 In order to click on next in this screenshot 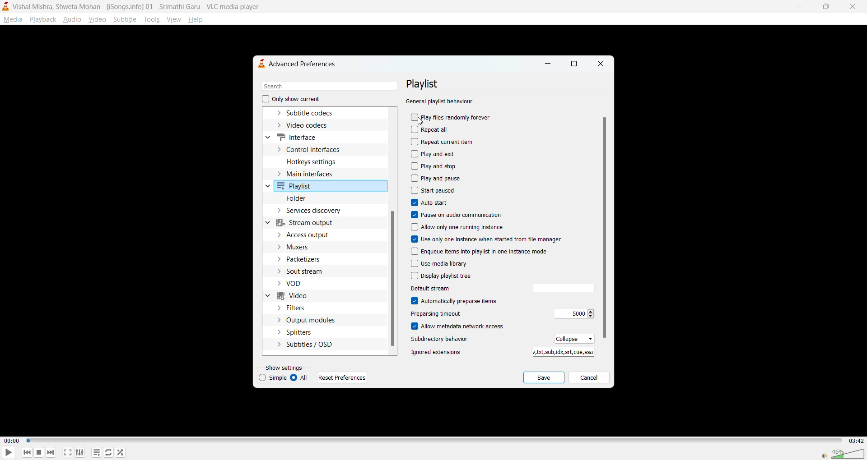, I will do `click(50, 451)`.